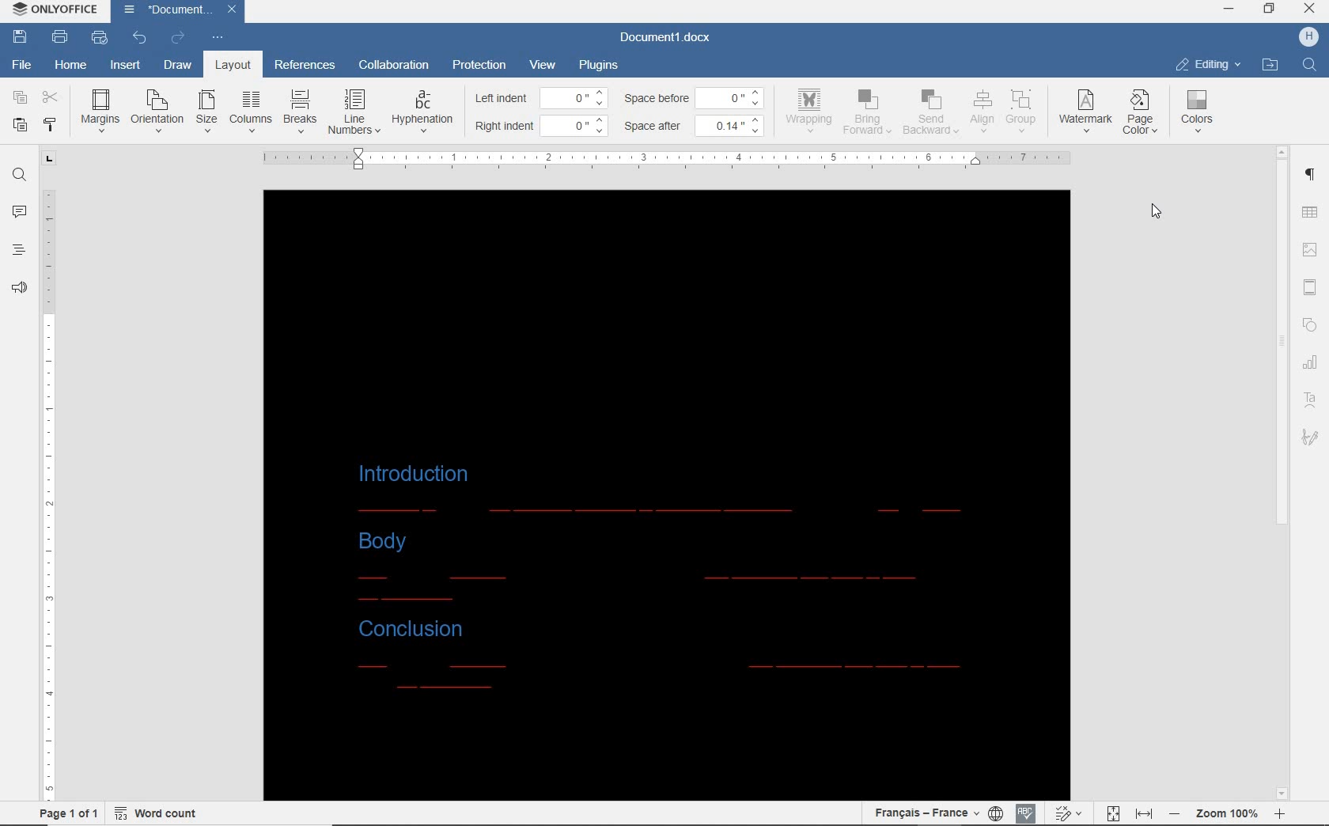 The image size is (1329, 826). What do you see at coordinates (177, 38) in the screenshot?
I see `redo` at bounding box center [177, 38].